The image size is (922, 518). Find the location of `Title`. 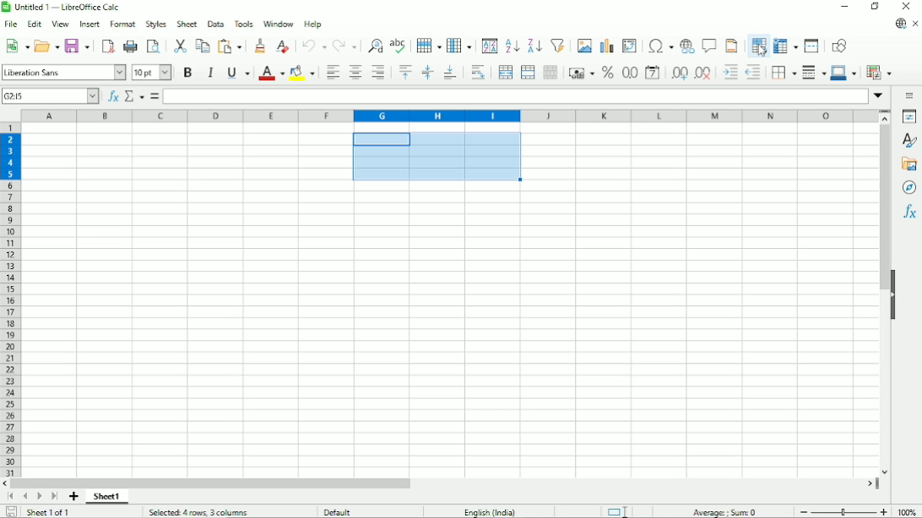

Title is located at coordinates (64, 8).